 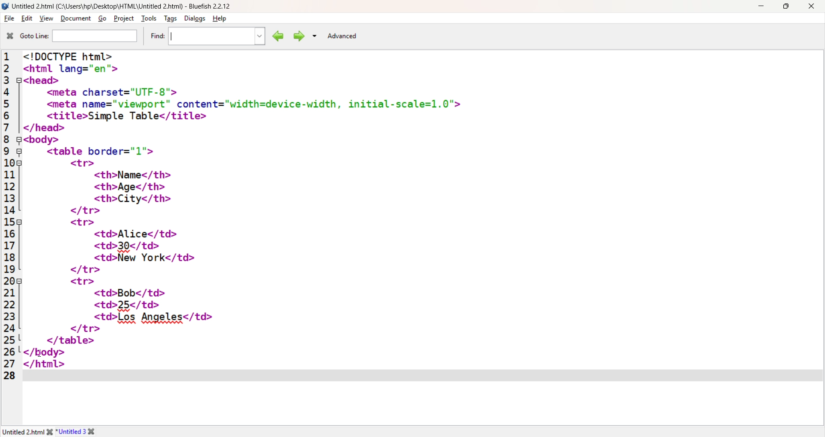 I want to click on Search Dropdown, so click(x=315, y=36).